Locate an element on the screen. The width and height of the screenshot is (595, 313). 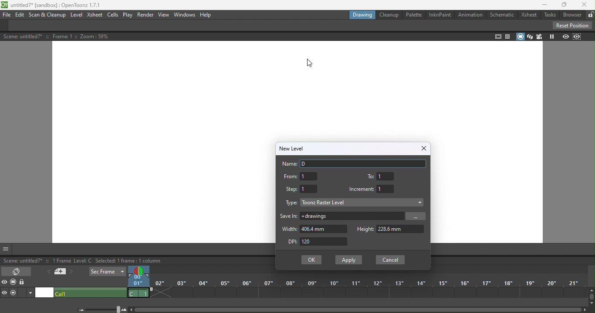
address is located at coordinates (353, 216).